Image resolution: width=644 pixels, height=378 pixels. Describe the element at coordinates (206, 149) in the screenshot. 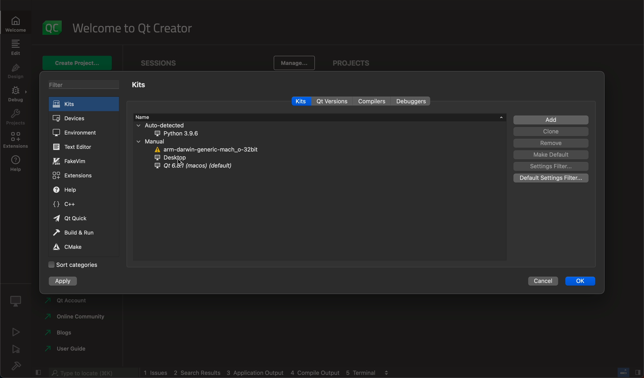

I see `arm-darwin-generic-mach_o-32bit` at that location.